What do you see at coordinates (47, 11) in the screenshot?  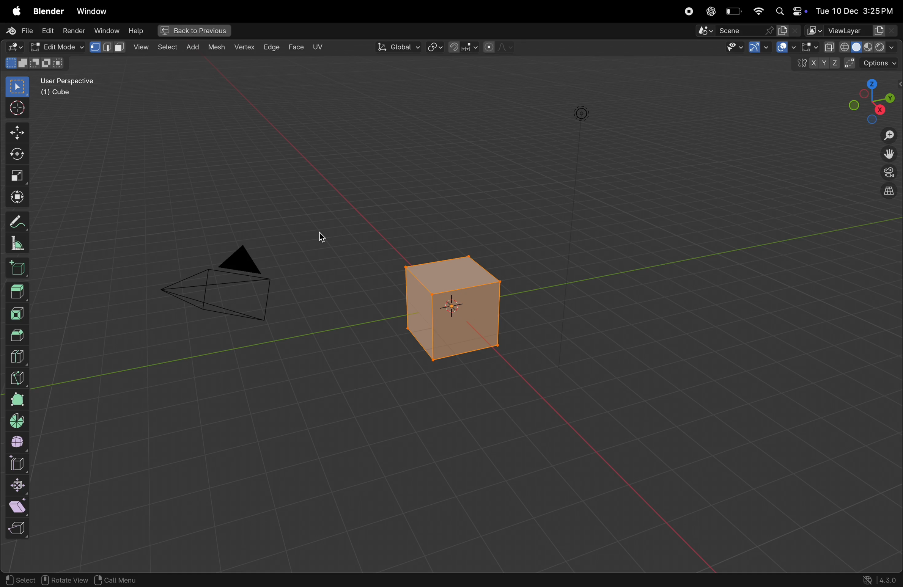 I see `Blender` at bounding box center [47, 11].